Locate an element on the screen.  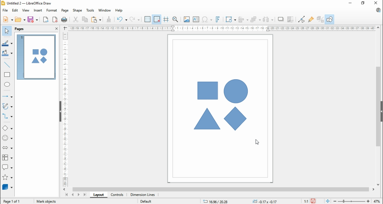
insert textbox is located at coordinates (196, 19).